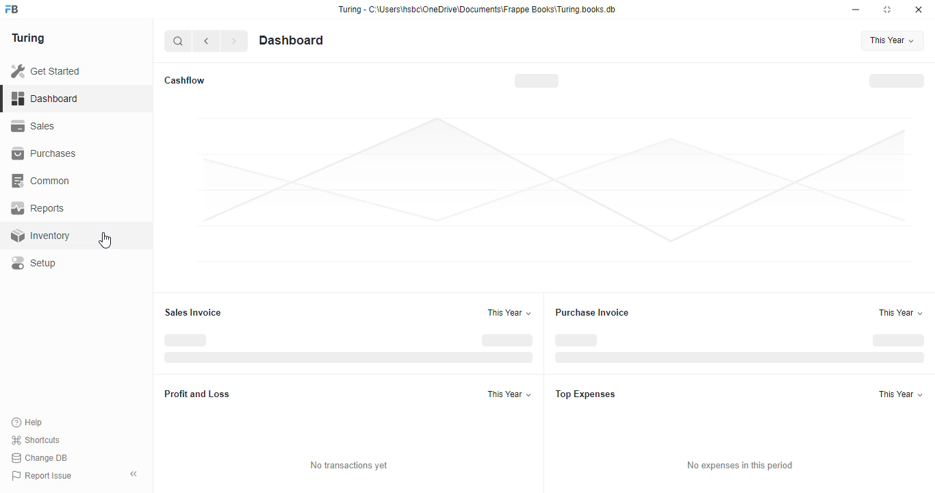  I want to click on dashboard, so click(292, 40).